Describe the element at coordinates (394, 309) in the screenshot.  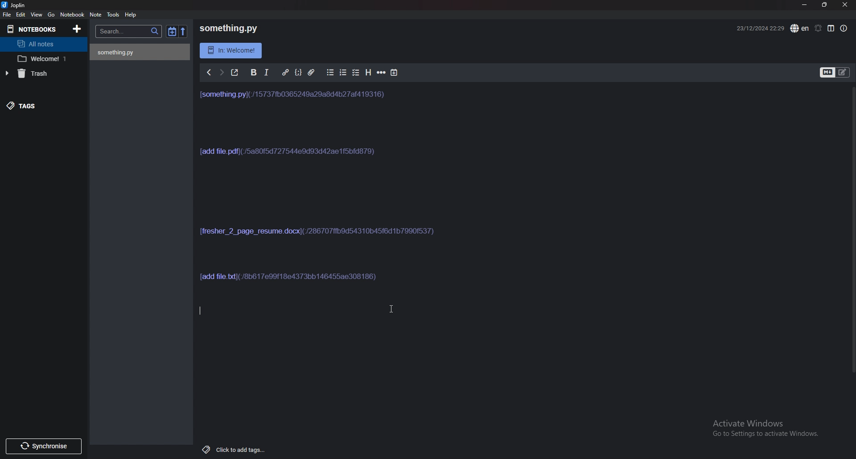
I see `cursor` at that location.